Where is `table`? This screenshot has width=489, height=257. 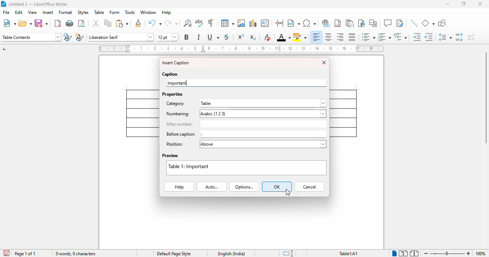 table is located at coordinates (228, 23).